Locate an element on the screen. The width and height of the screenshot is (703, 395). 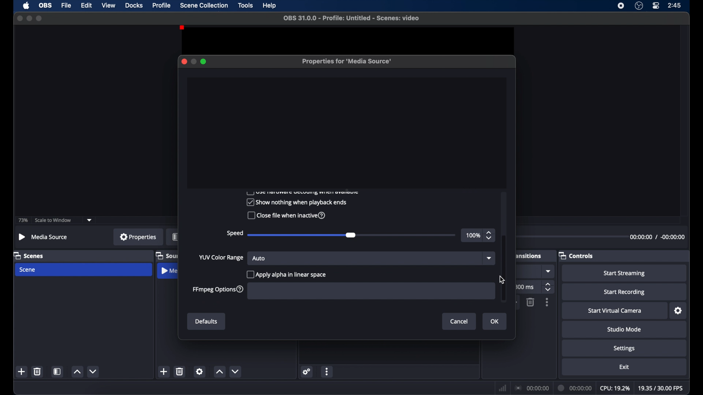
network is located at coordinates (502, 388).